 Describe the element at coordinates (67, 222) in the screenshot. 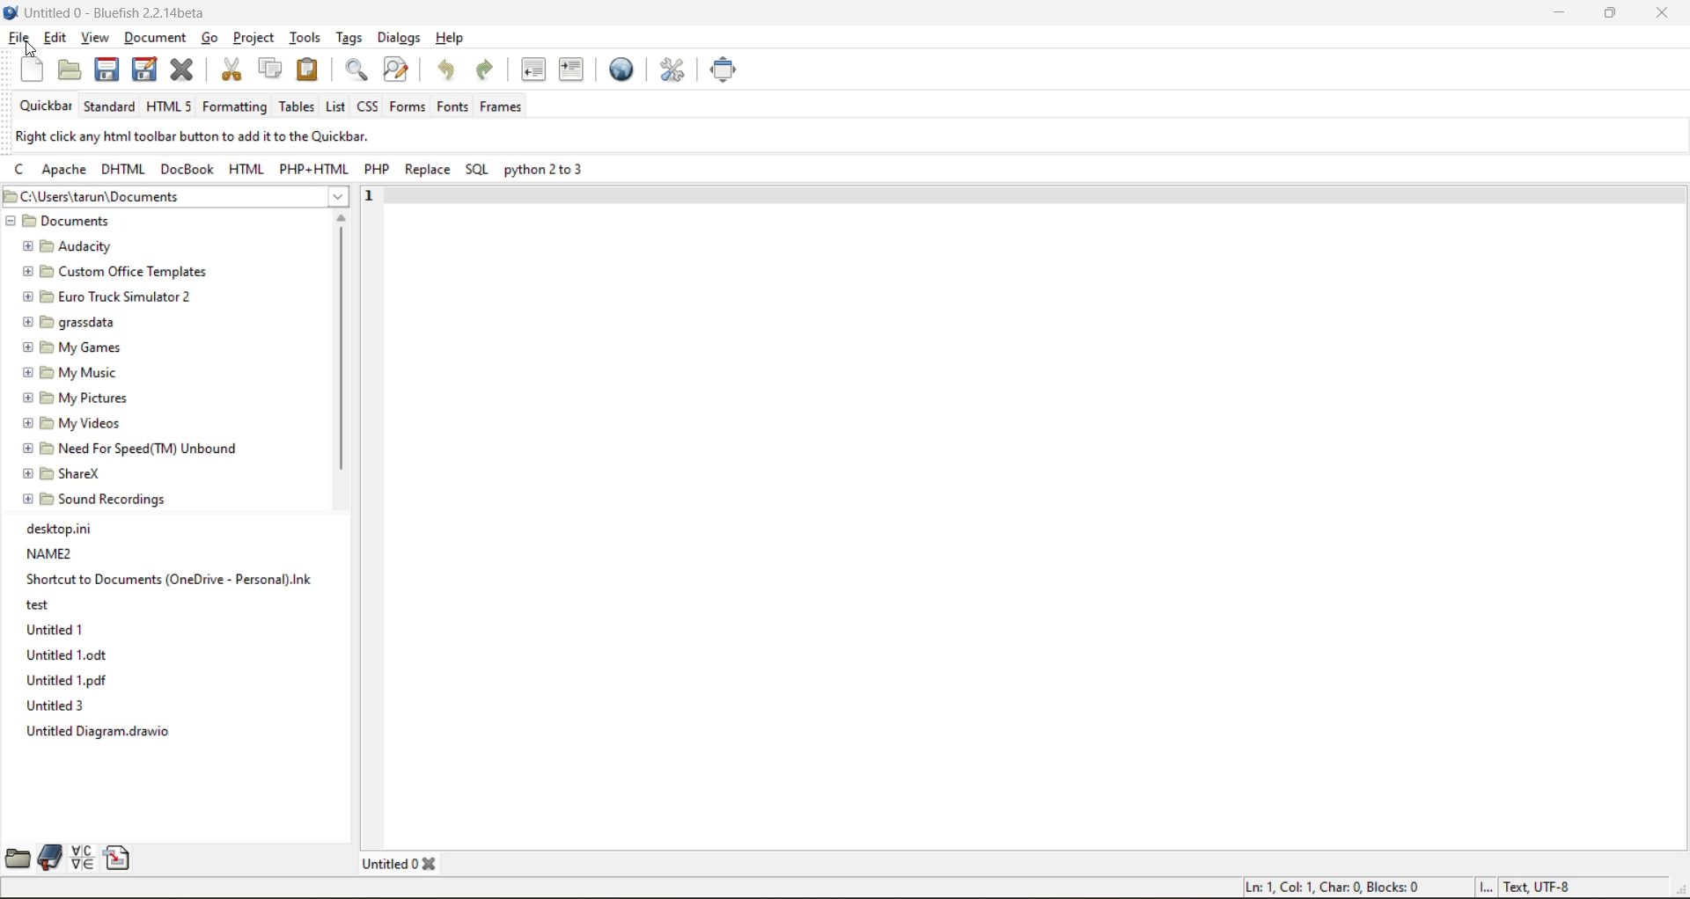

I see `Documents` at that location.